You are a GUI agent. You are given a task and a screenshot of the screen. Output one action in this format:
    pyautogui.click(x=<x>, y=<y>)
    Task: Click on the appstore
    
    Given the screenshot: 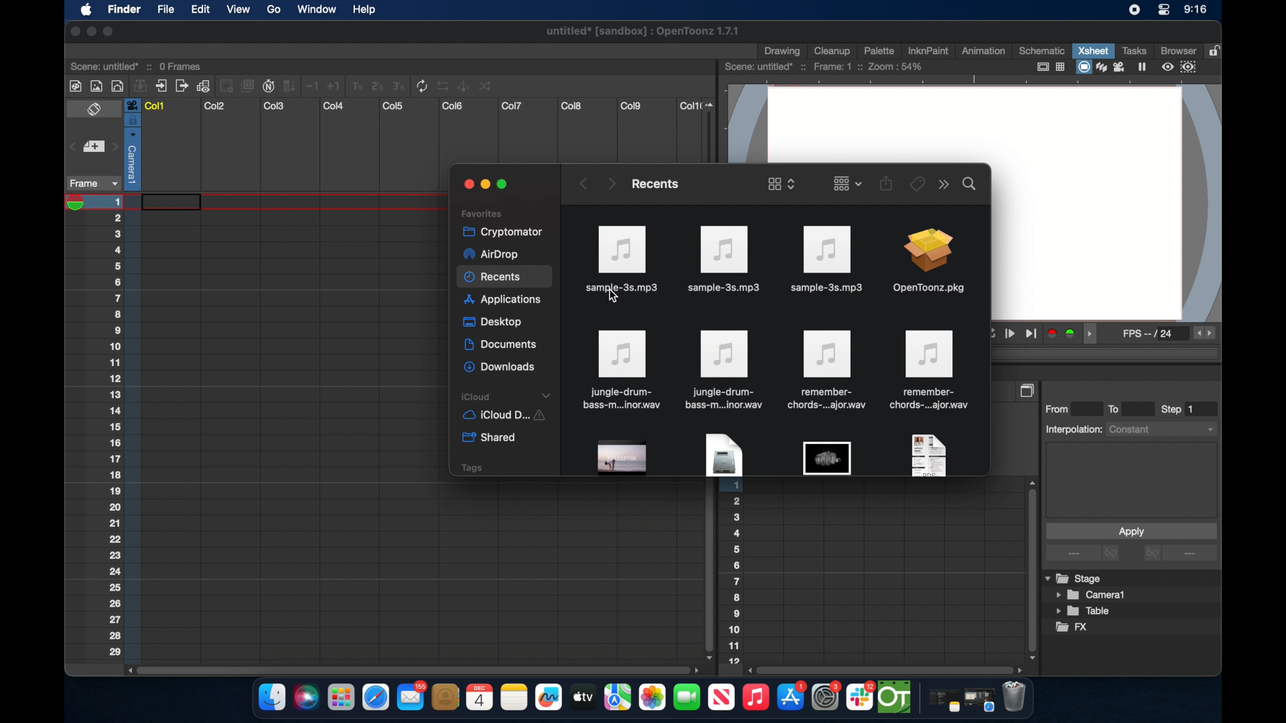 What is the action you would take?
    pyautogui.click(x=792, y=698)
    